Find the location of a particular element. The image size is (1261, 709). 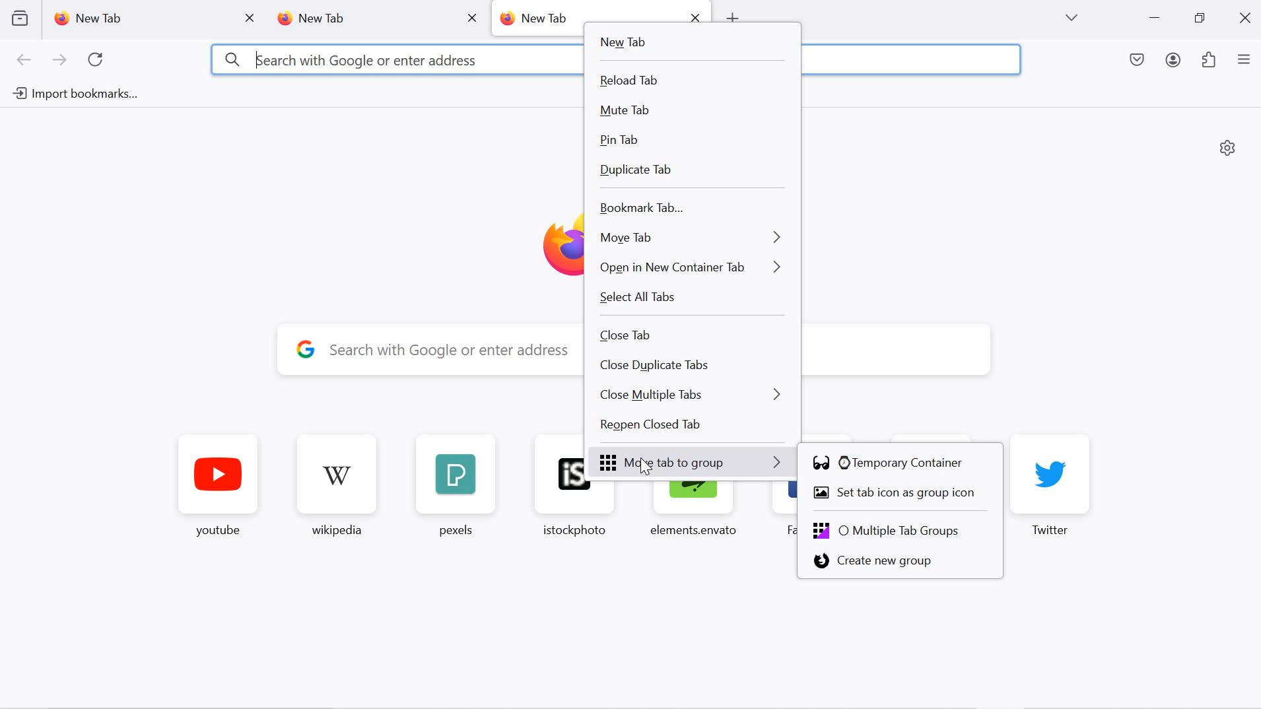

new tab is located at coordinates (138, 18).